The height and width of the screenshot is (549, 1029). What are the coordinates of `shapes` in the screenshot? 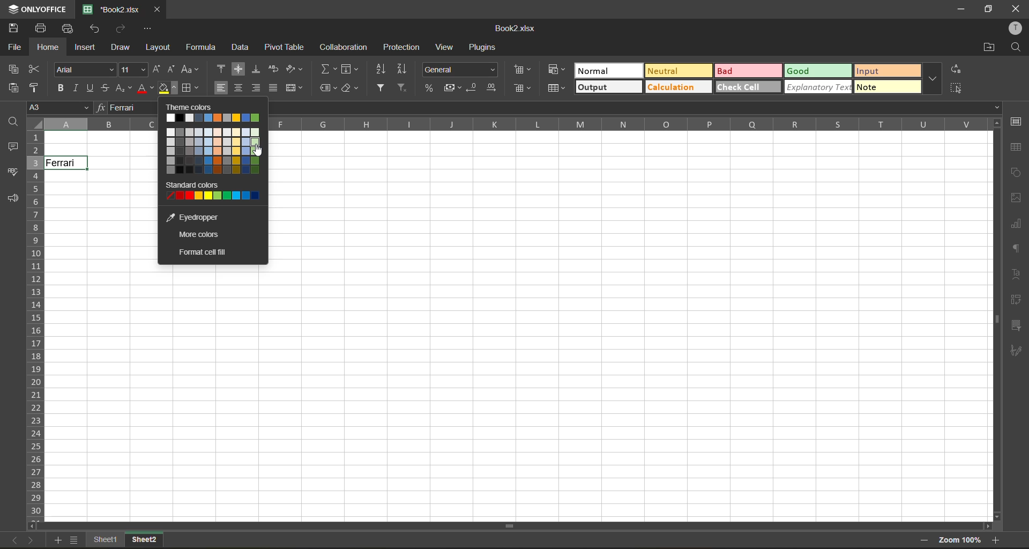 It's located at (1017, 173).